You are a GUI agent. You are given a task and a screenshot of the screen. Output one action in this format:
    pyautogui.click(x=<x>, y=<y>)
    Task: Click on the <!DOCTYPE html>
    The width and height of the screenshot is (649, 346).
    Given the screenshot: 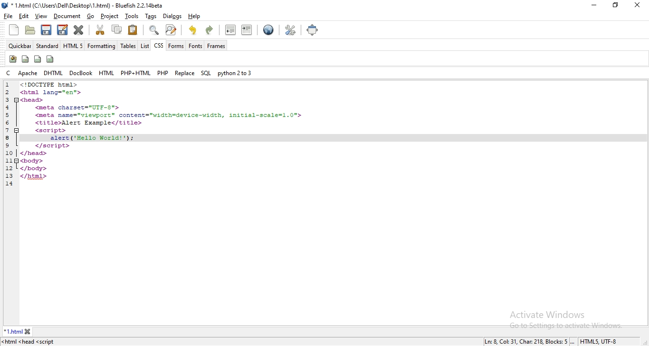 What is the action you would take?
    pyautogui.click(x=49, y=85)
    